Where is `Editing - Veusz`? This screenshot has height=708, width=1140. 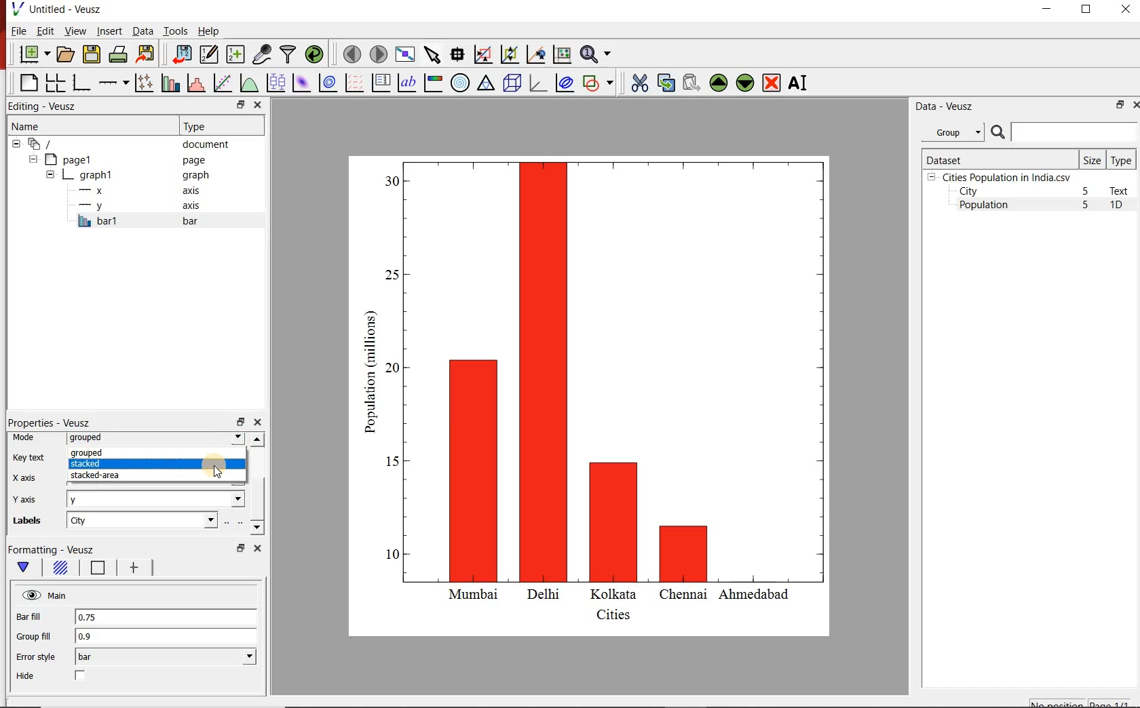 Editing - Veusz is located at coordinates (50, 106).